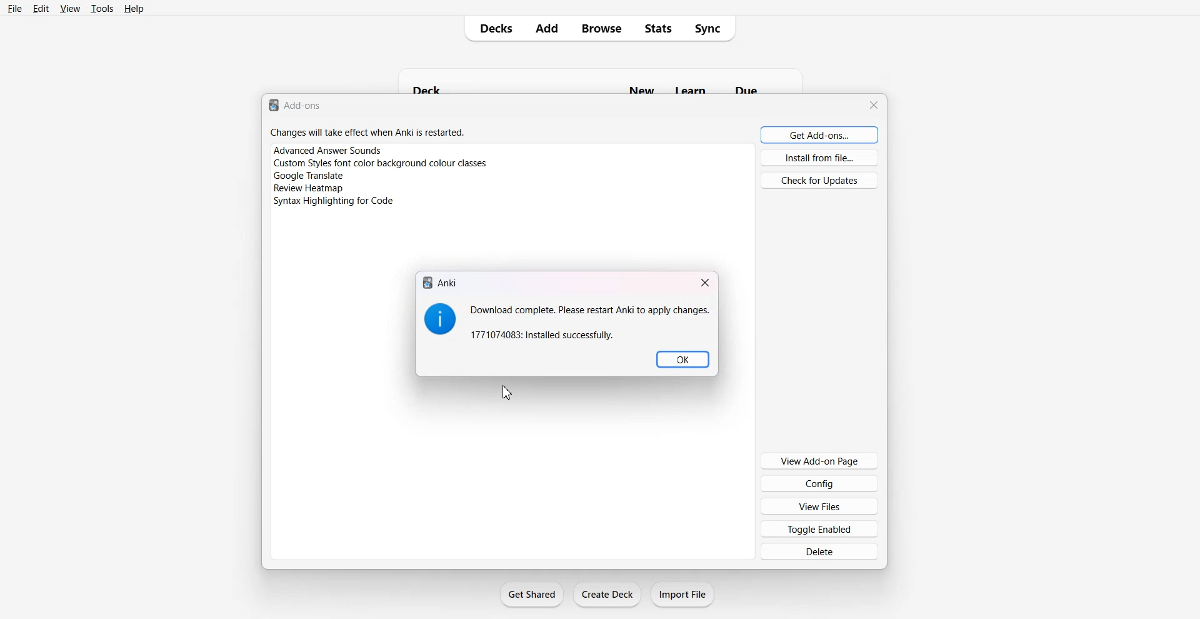  Describe the element at coordinates (820, 134) in the screenshot. I see `Get Add-ons` at that location.